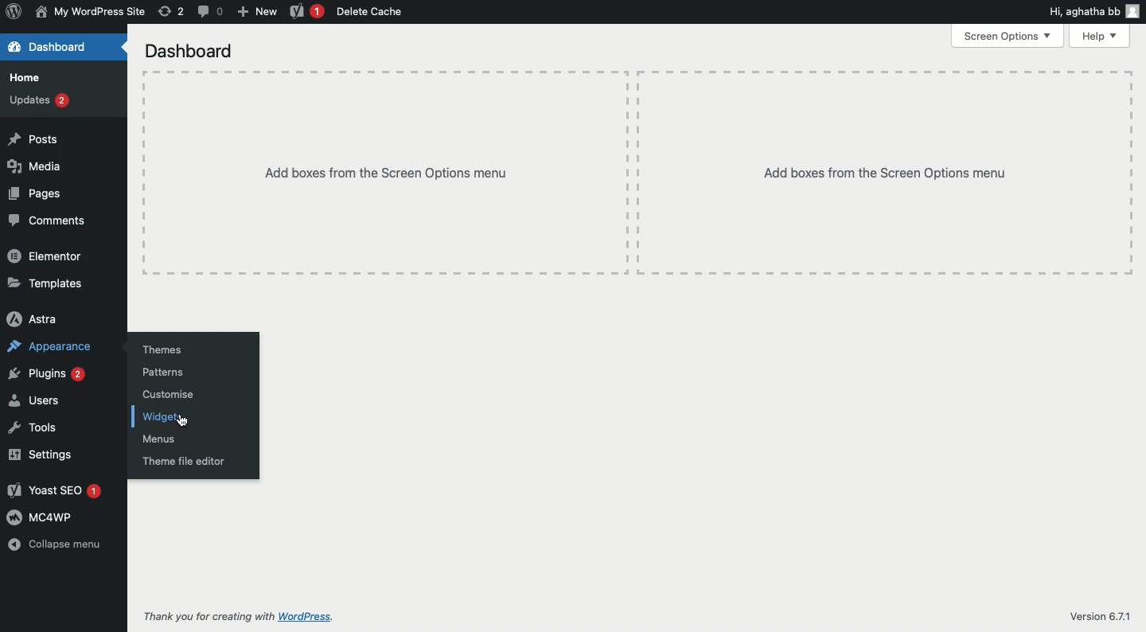 Image resolution: width=1146 pixels, height=632 pixels. Describe the element at coordinates (184, 420) in the screenshot. I see `Cursor` at that location.